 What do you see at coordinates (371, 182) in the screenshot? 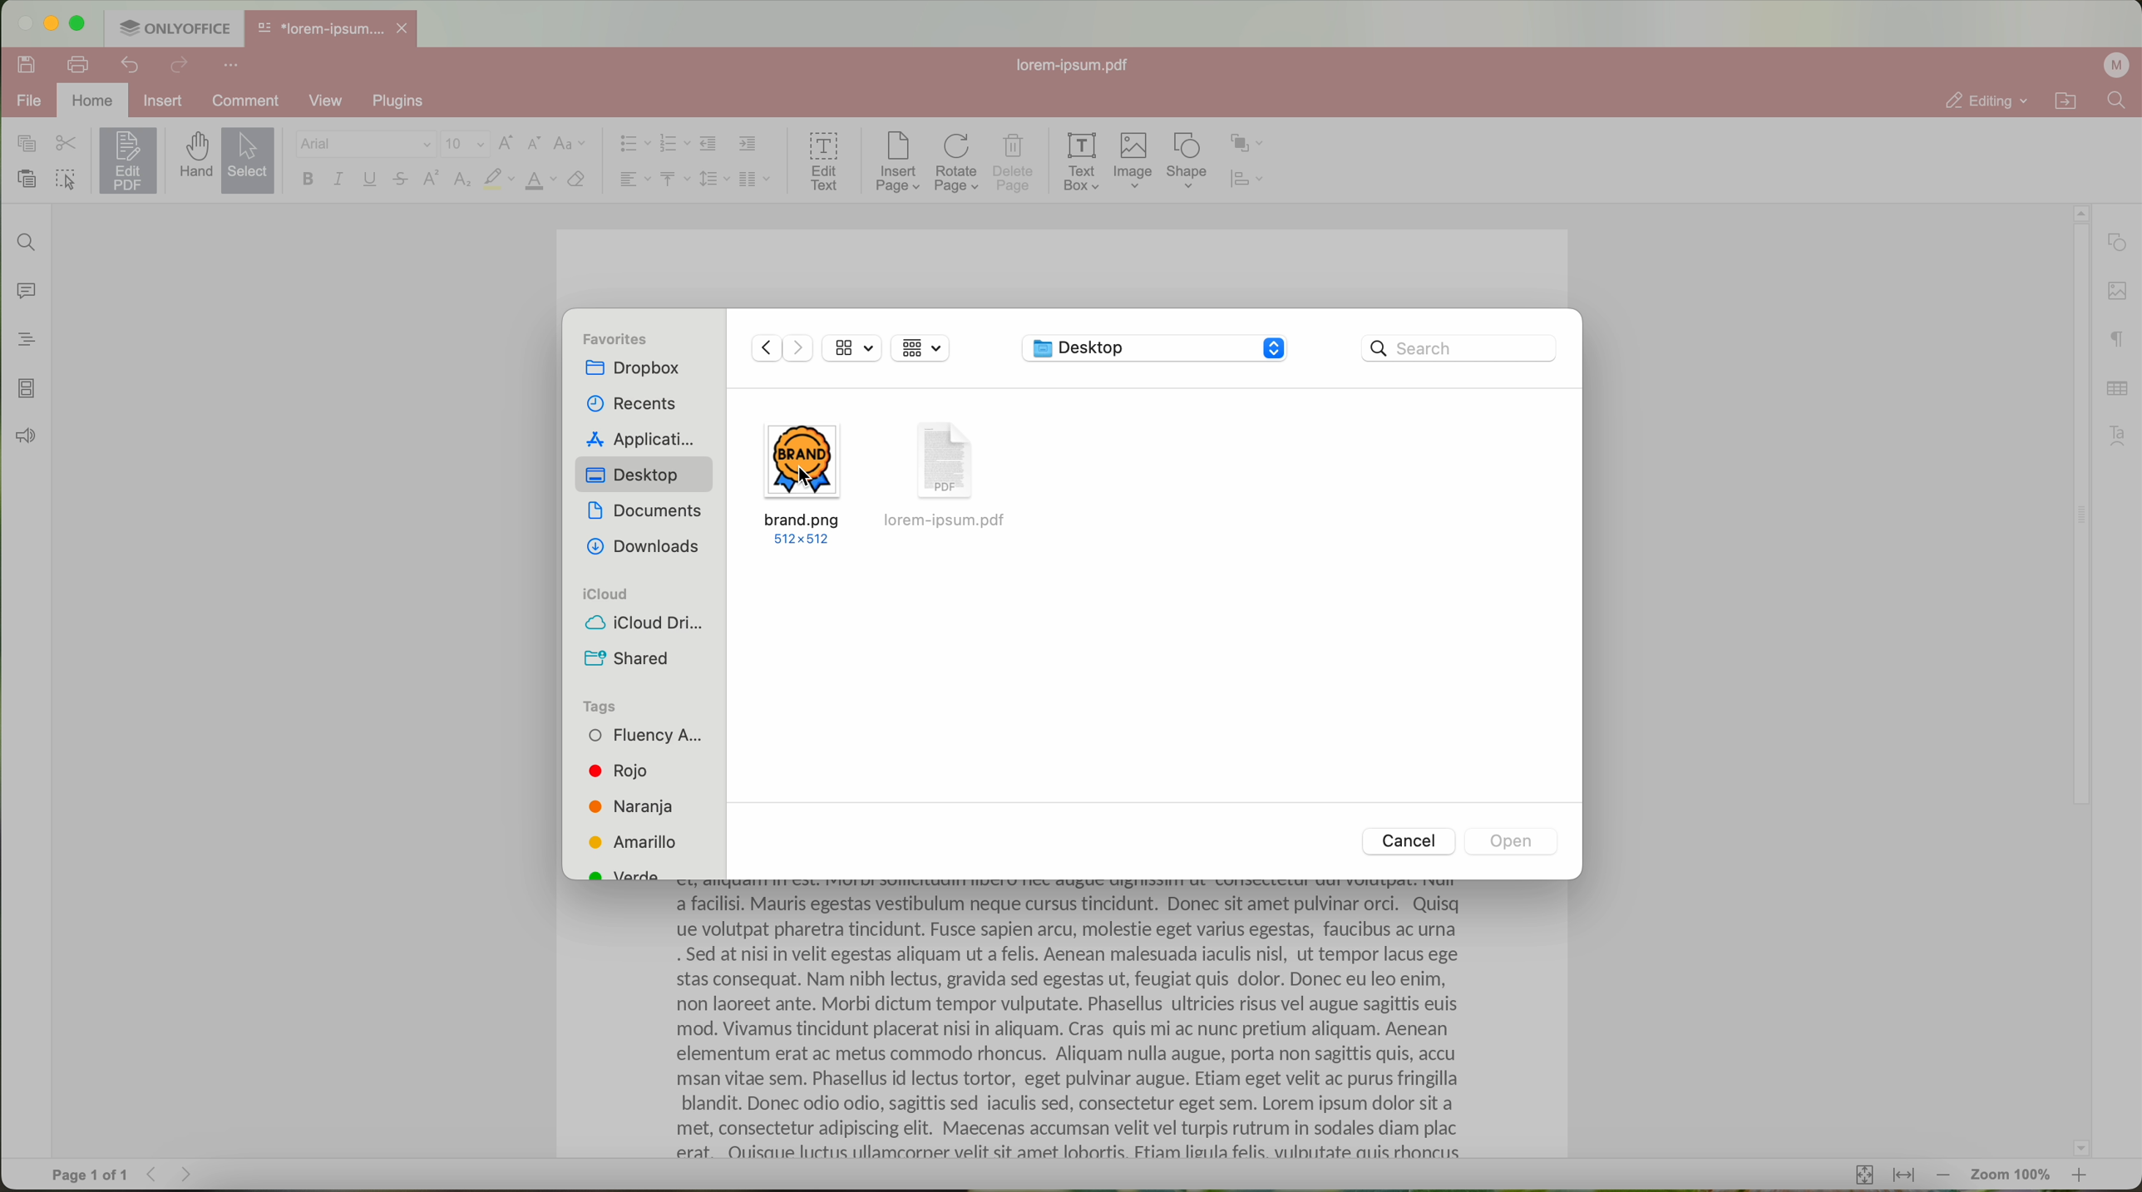
I see `underline` at bounding box center [371, 182].